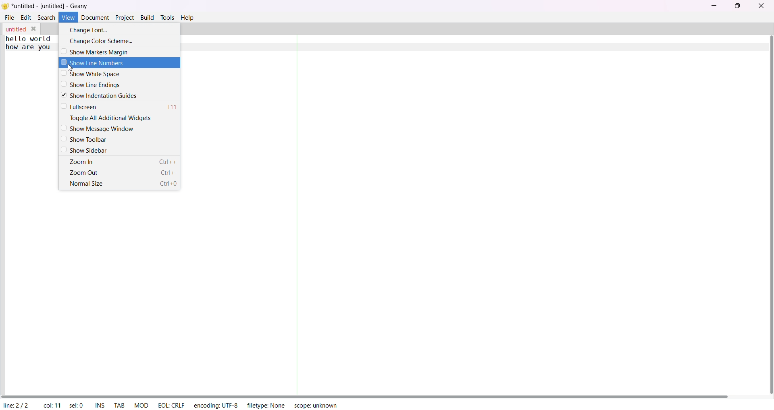 Image resolution: width=774 pixels, height=410 pixels. I want to click on show sidebar, so click(84, 150).